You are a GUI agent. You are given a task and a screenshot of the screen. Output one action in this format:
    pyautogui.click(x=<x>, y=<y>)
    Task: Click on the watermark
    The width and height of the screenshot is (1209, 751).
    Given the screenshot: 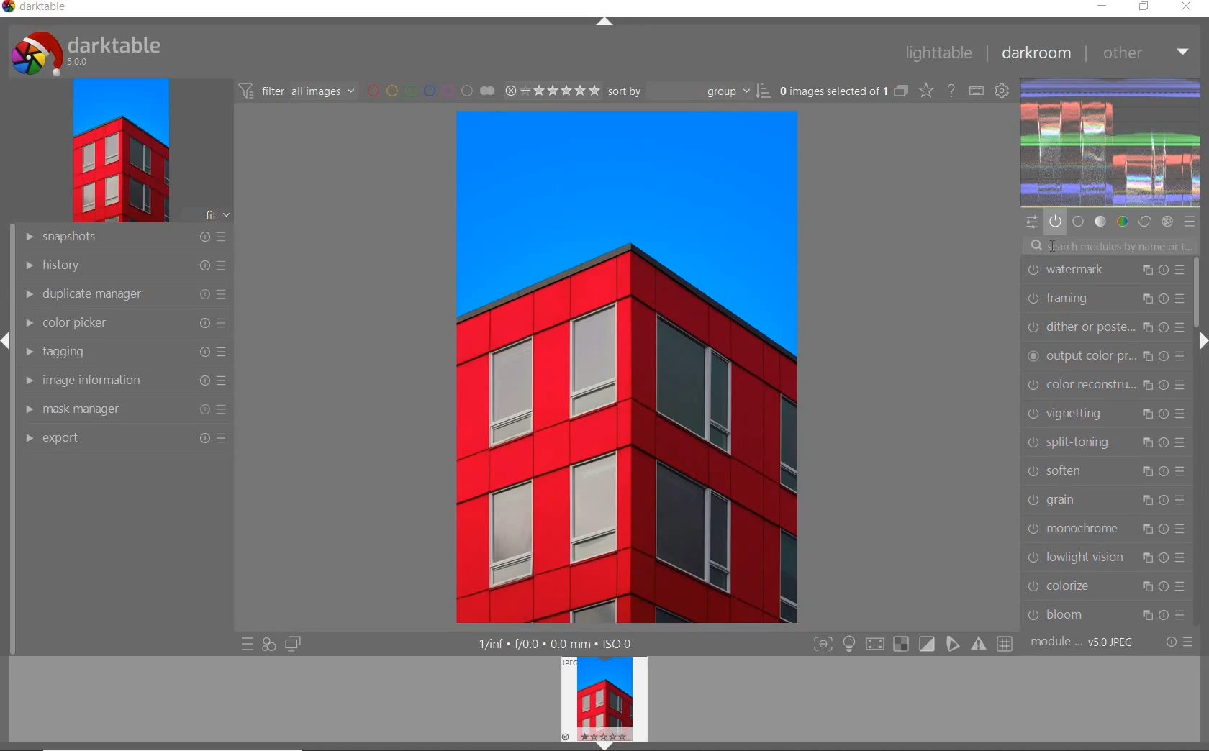 What is the action you would take?
    pyautogui.click(x=1105, y=268)
    